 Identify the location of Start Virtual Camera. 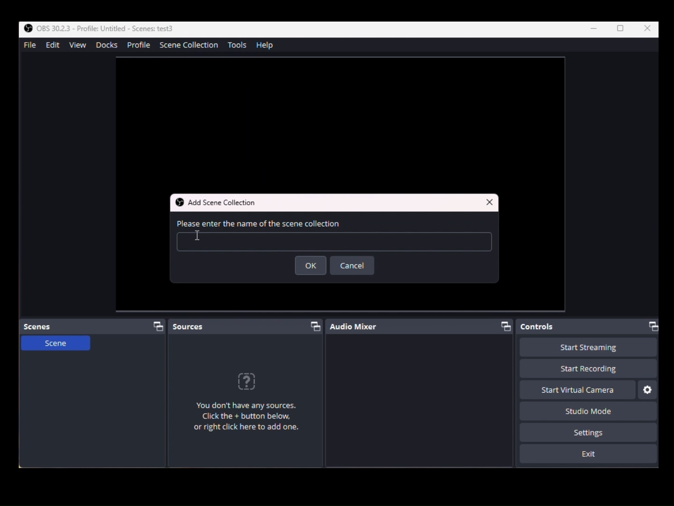
(578, 390).